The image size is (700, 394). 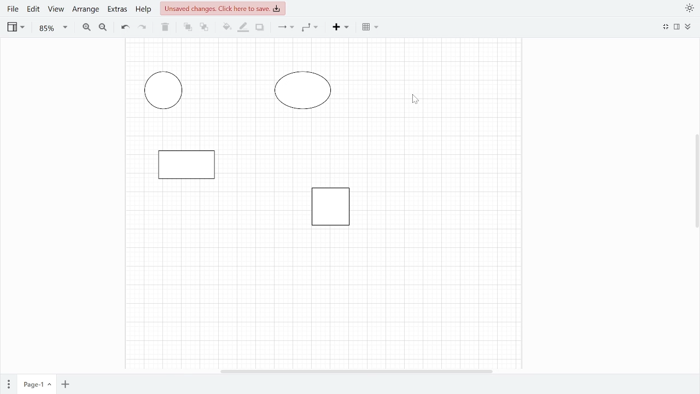 What do you see at coordinates (225, 27) in the screenshot?
I see `Fill color` at bounding box center [225, 27].